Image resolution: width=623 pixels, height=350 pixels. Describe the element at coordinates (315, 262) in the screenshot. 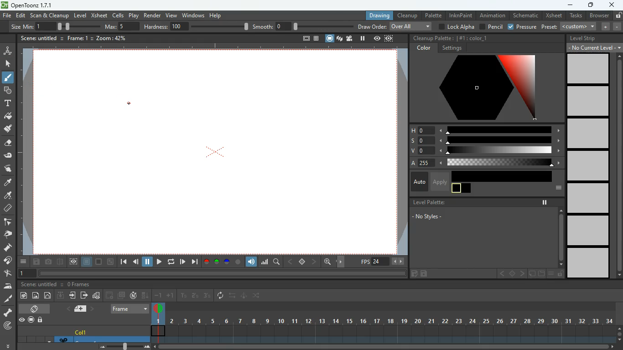

I see `right` at that location.